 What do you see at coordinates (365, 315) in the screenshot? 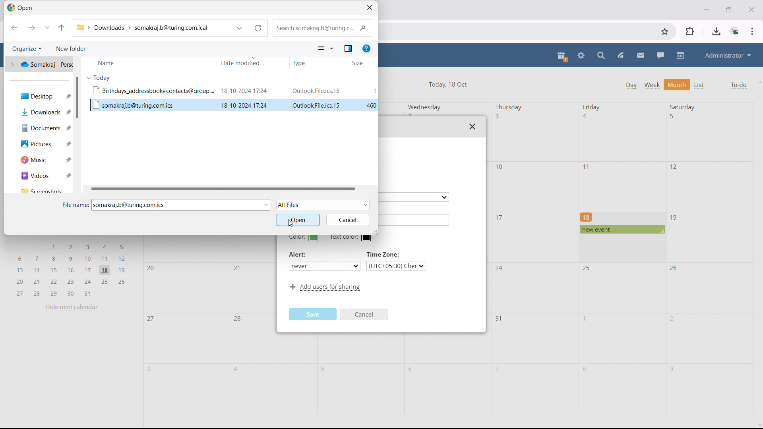
I see `Cancel` at bounding box center [365, 315].